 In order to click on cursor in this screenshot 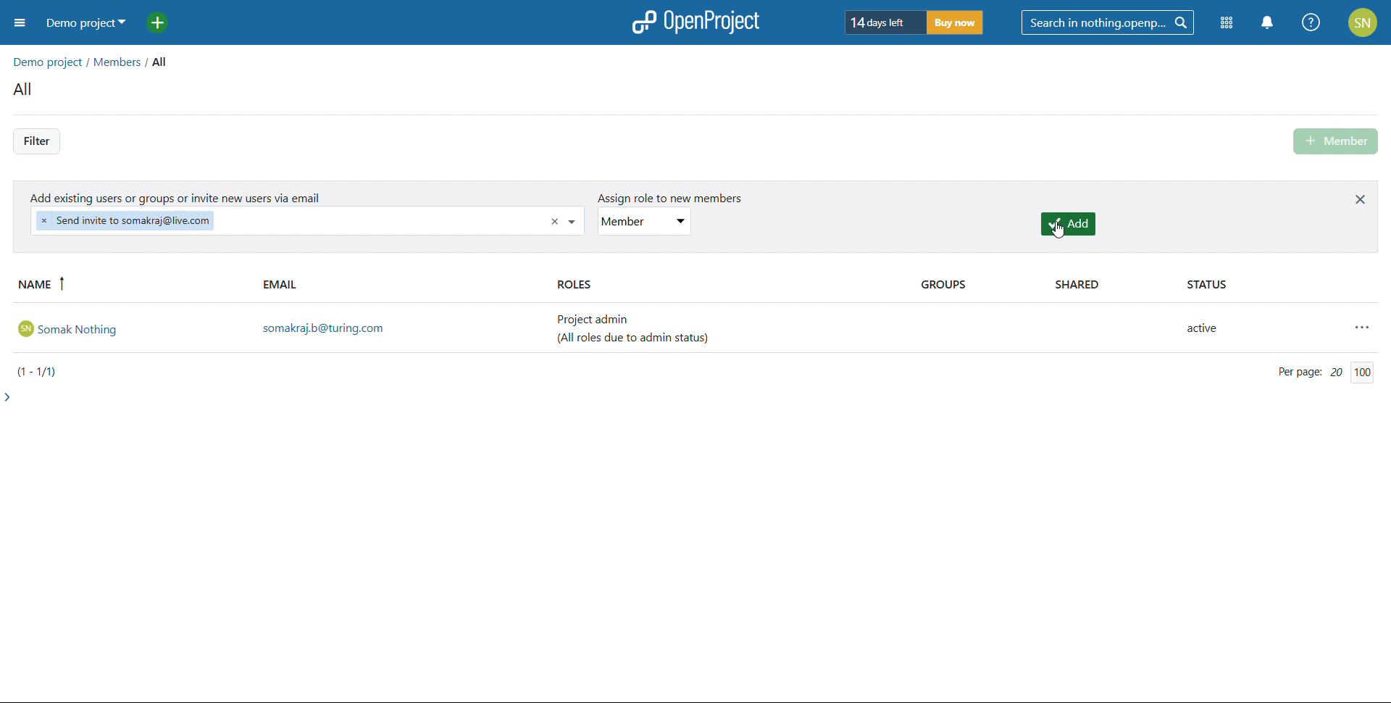, I will do `click(1064, 233)`.